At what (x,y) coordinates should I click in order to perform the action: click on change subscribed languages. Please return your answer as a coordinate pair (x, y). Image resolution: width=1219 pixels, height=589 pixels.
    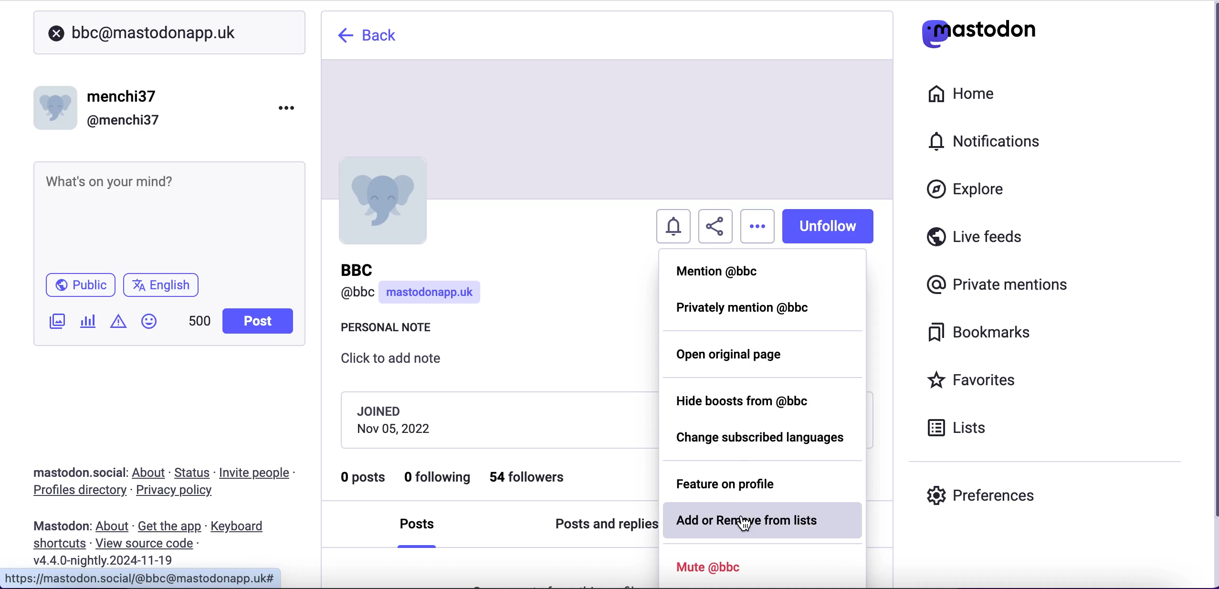
    Looking at the image, I should click on (763, 441).